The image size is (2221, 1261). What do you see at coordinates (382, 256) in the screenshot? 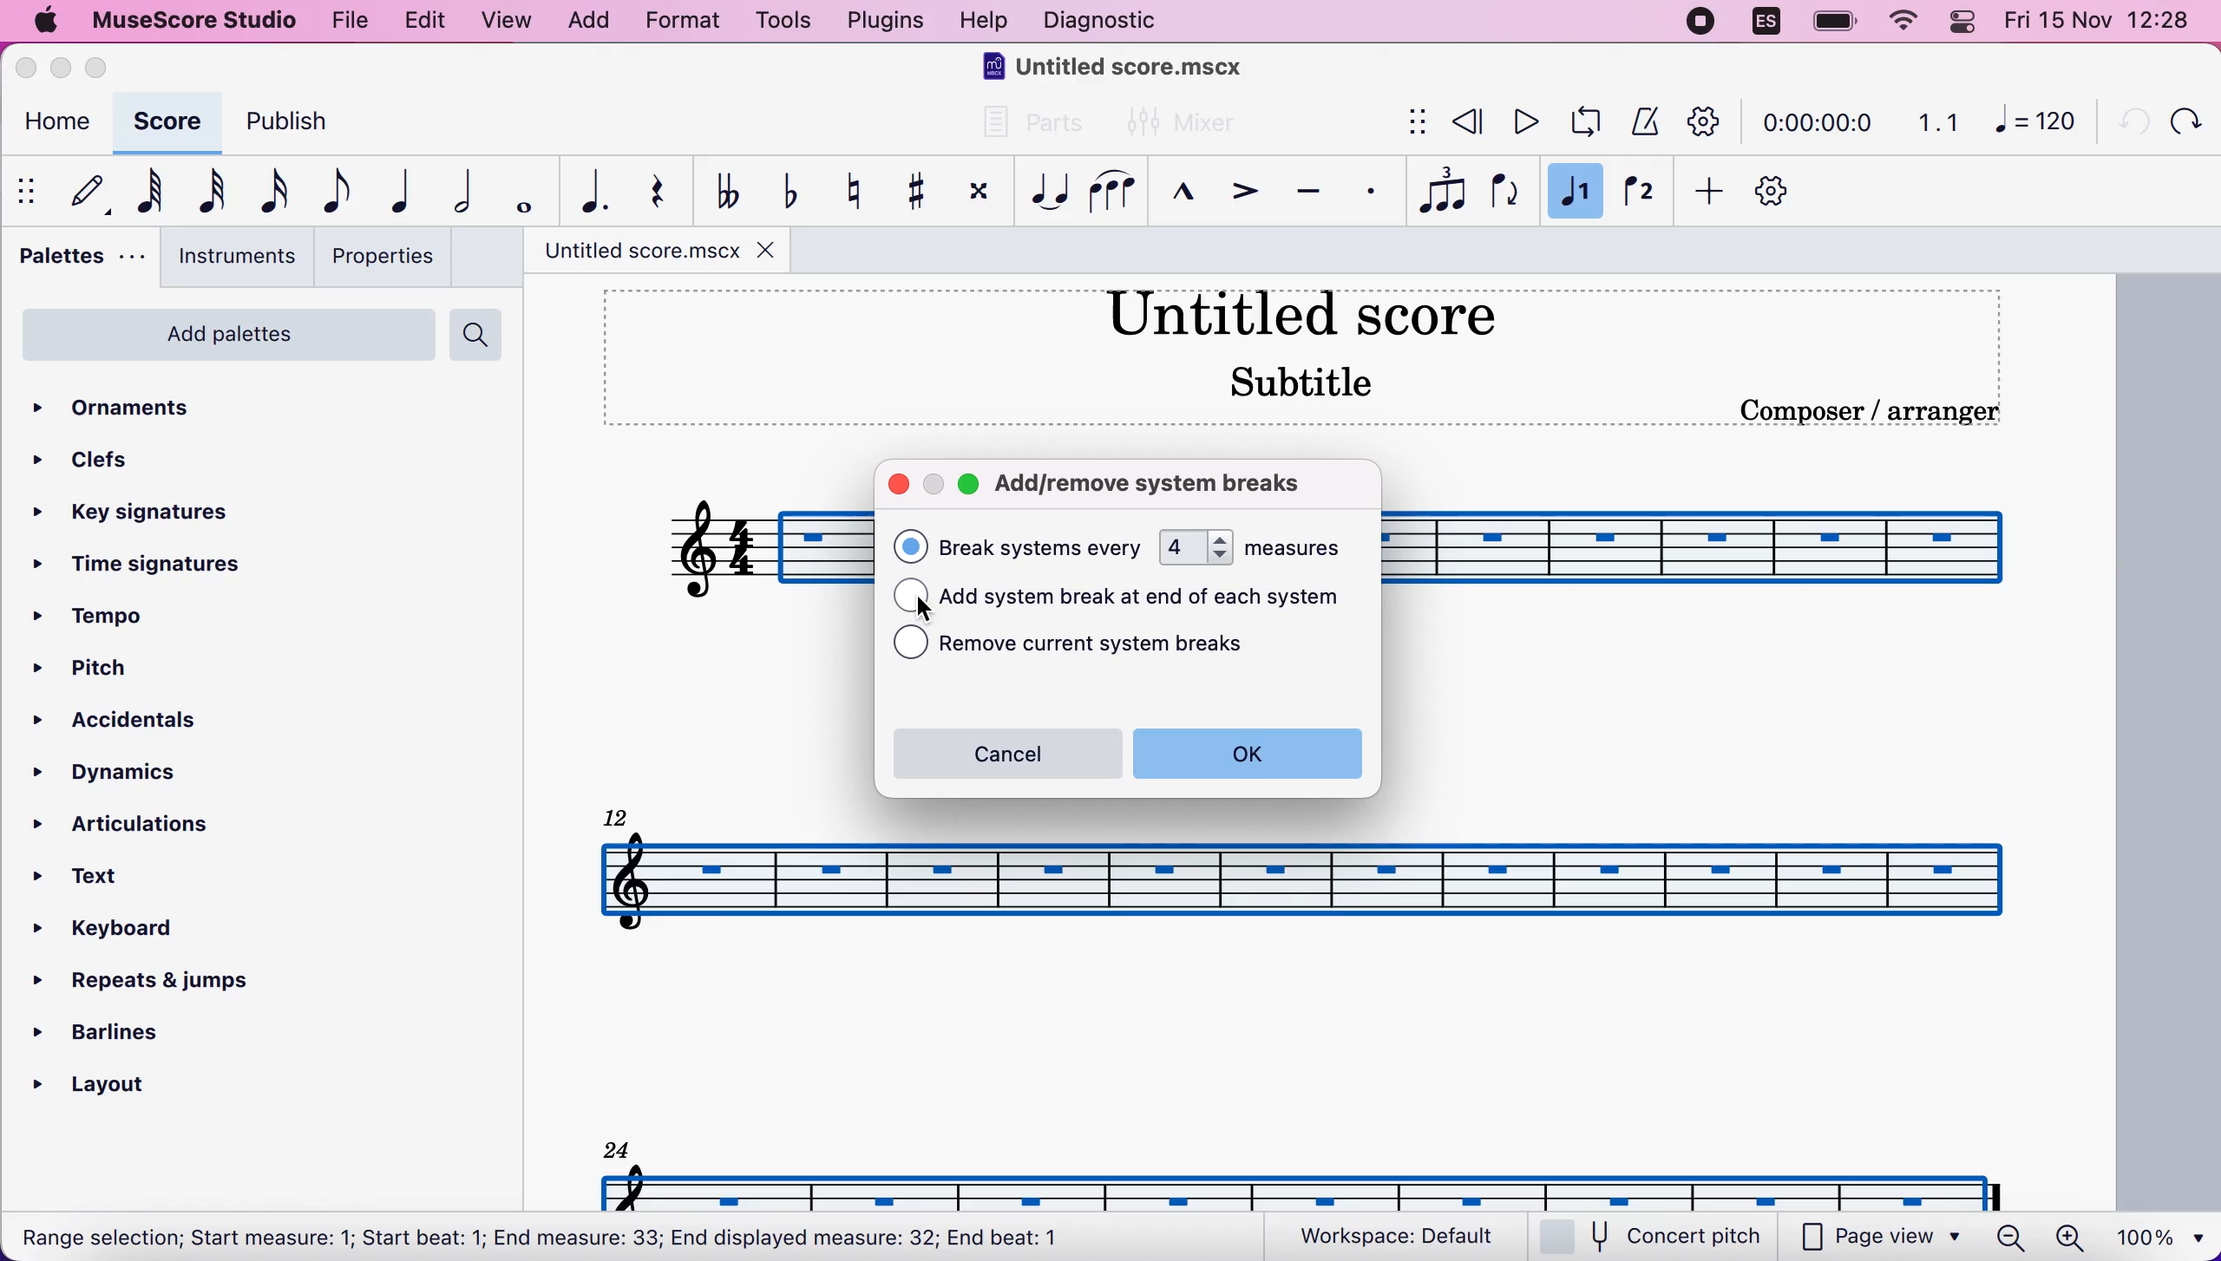
I see `properties` at bounding box center [382, 256].